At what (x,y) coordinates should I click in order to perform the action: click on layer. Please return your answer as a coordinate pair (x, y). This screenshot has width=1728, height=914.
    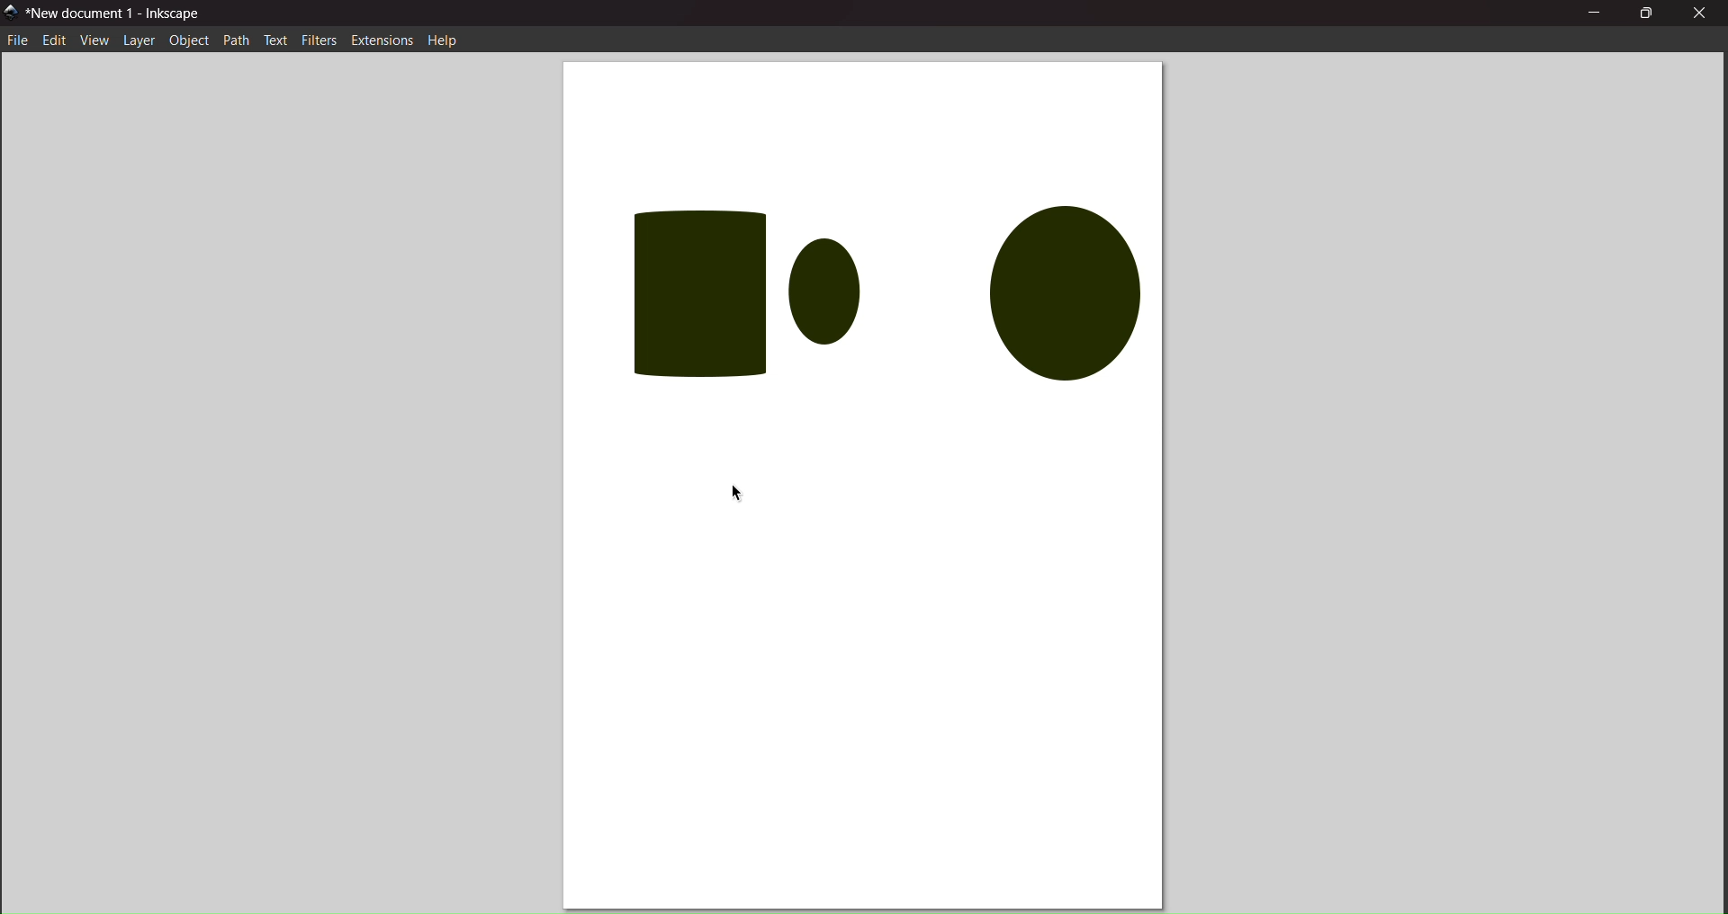
    Looking at the image, I should click on (137, 40).